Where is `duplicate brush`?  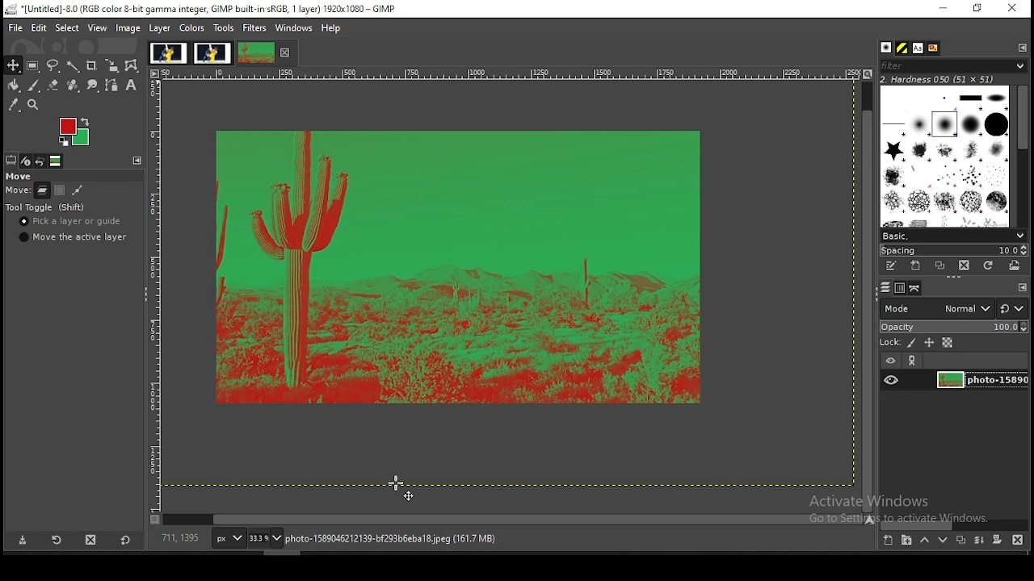
duplicate brush is located at coordinates (939, 266).